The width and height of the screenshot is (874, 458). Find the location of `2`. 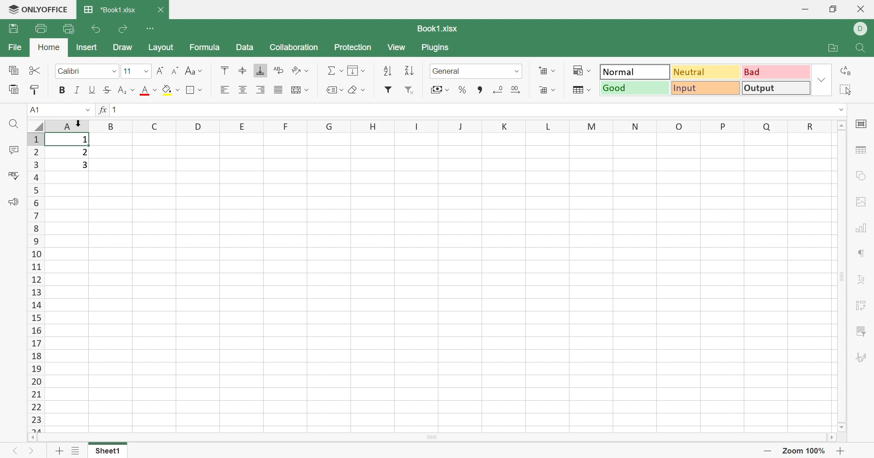

2 is located at coordinates (83, 153).